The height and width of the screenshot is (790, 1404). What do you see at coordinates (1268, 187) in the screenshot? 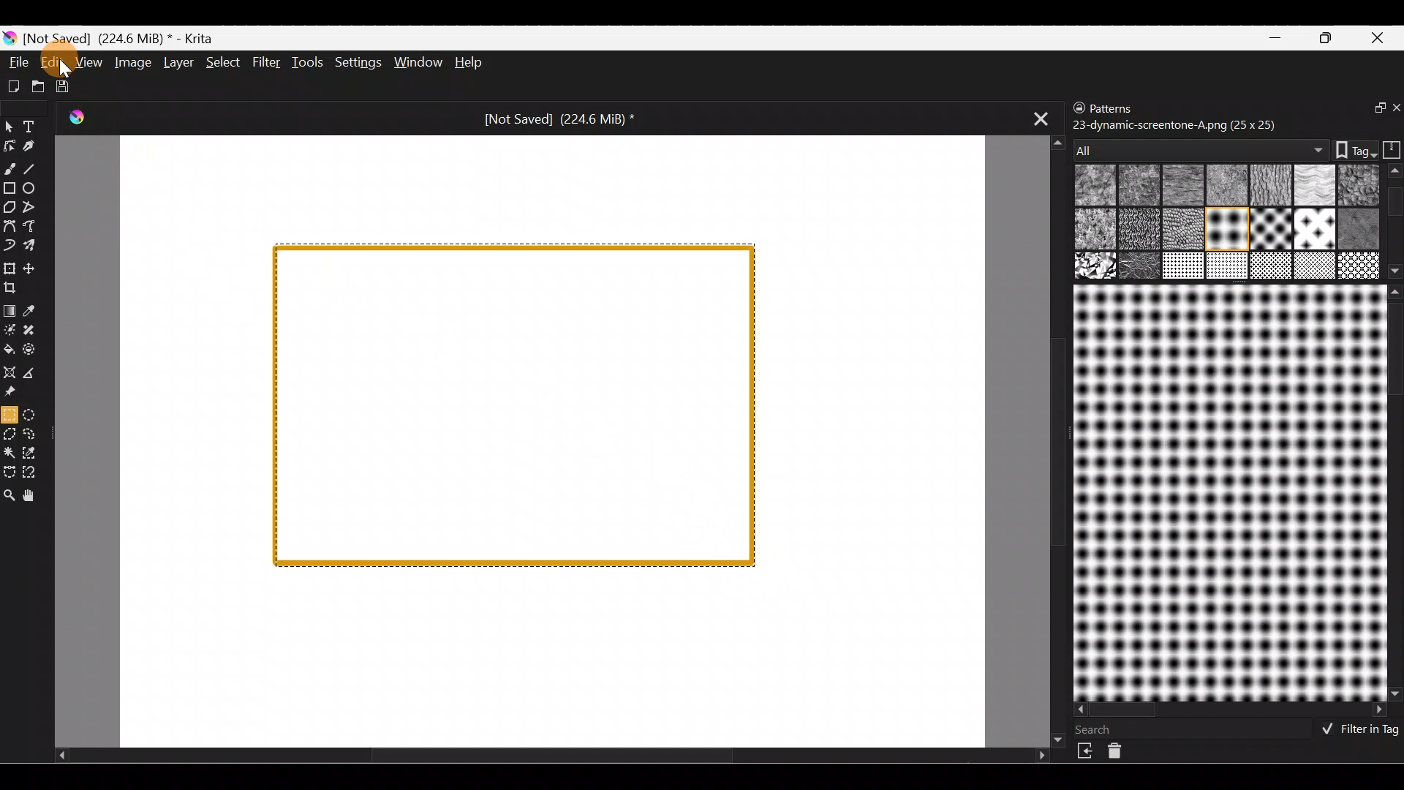
I see `04 paper-c-grain.png` at bounding box center [1268, 187].